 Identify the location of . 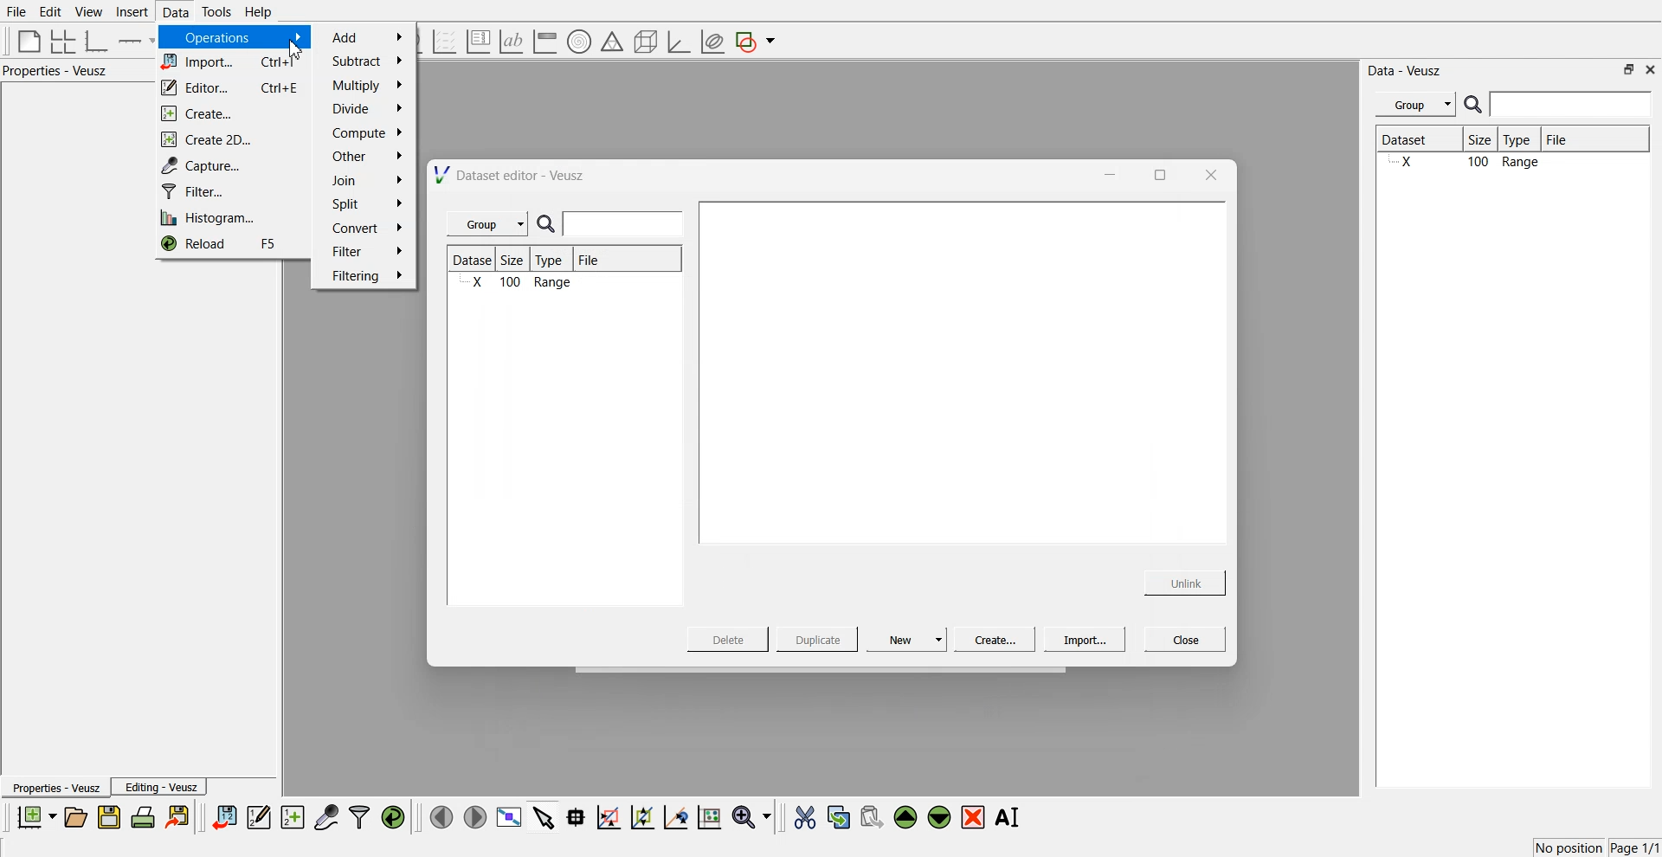
(1415, 105).